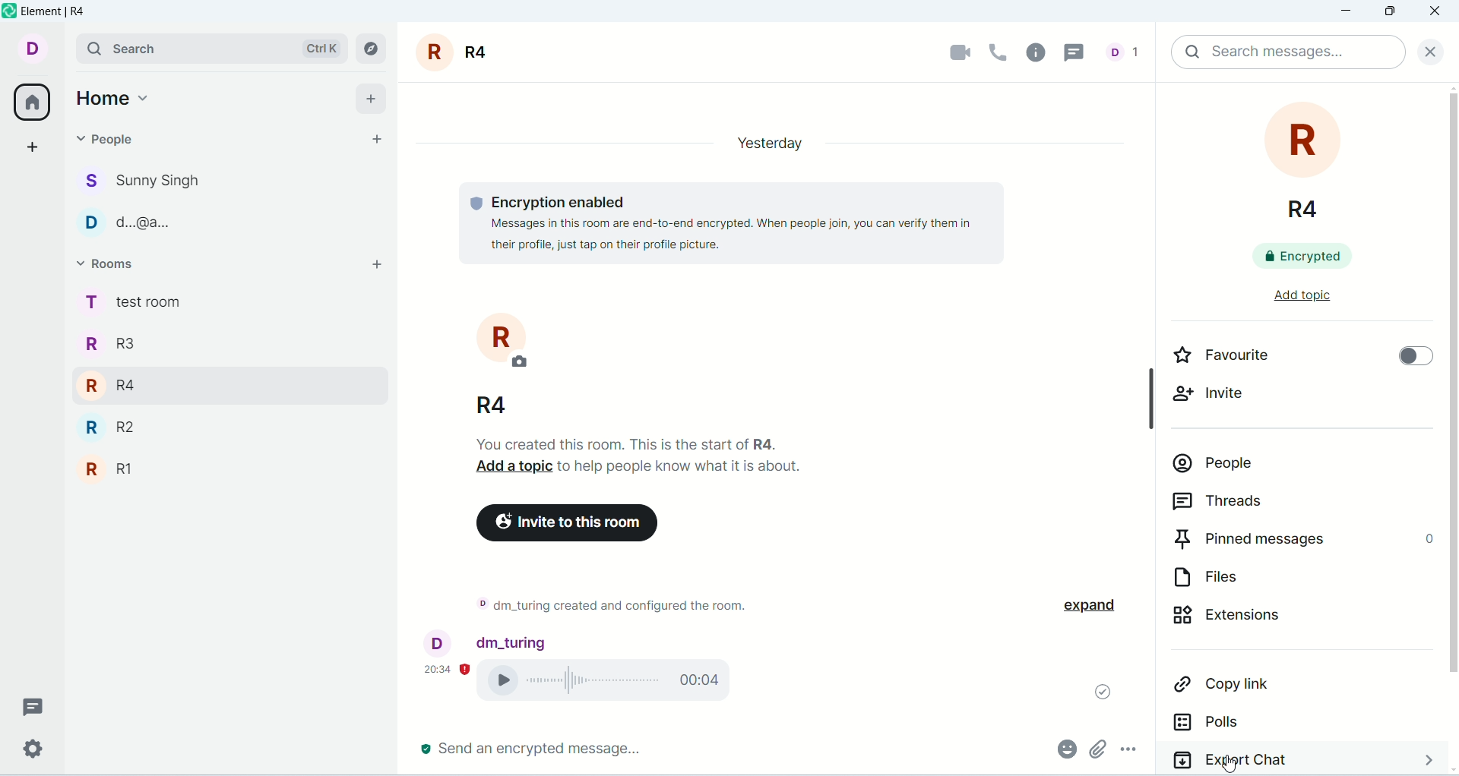 The height and width of the screenshot is (776, 1459). Describe the element at coordinates (31, 749) in the screenshot. I see `settings` at that location.